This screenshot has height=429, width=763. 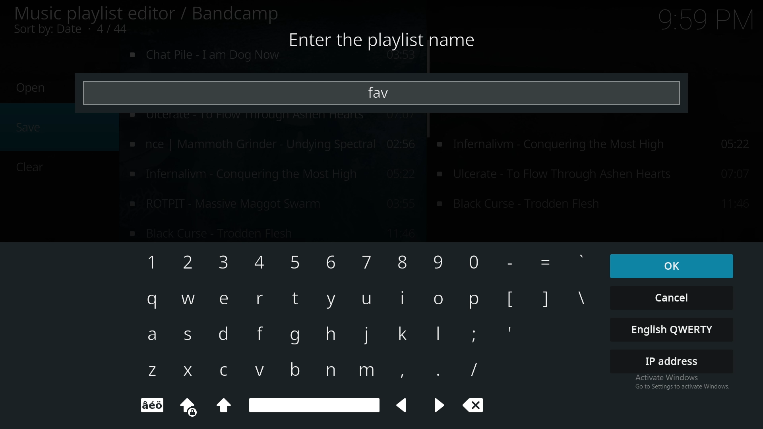 I want to click on cancel, so click(x=672, y=297).